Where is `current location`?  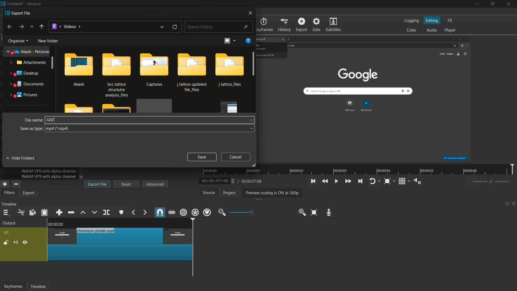
current location is located at coordinates (66, 26).